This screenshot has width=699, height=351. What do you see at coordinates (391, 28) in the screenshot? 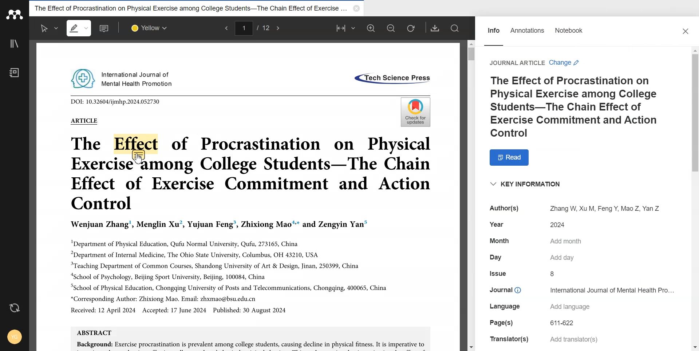
I see `Zoom out` at bounding box center [391, 28].